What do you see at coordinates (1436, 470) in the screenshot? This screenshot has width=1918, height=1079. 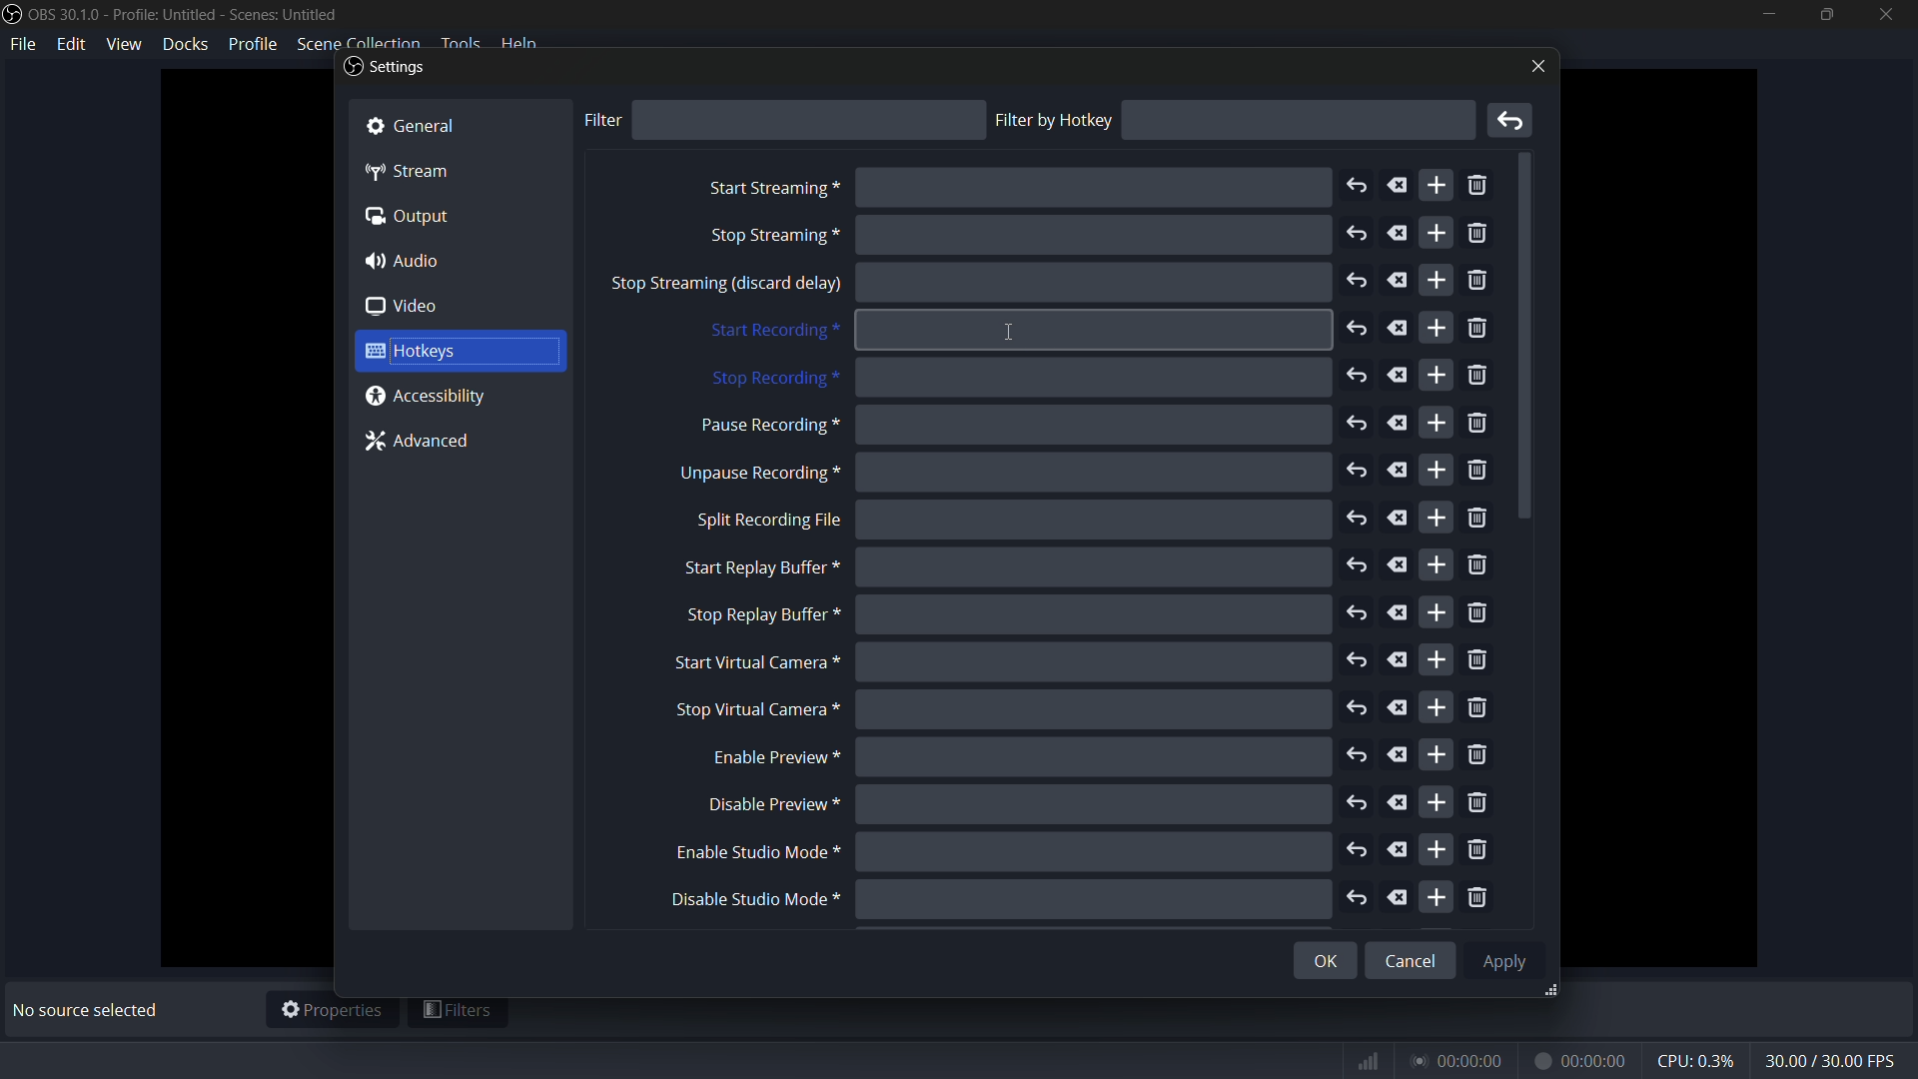 I see `add more` at bounding box center [1436, 470].